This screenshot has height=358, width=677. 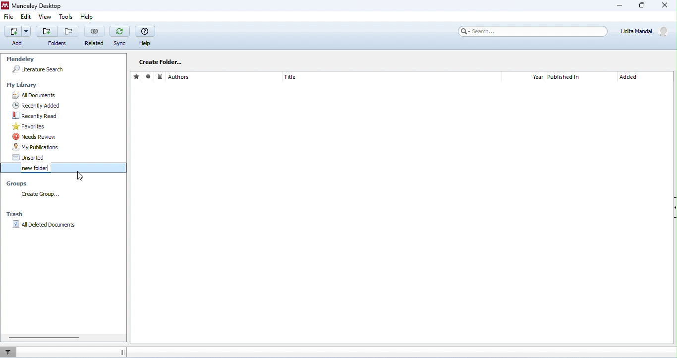 I want to click on show or hide document details, so click(x=673, y=209).